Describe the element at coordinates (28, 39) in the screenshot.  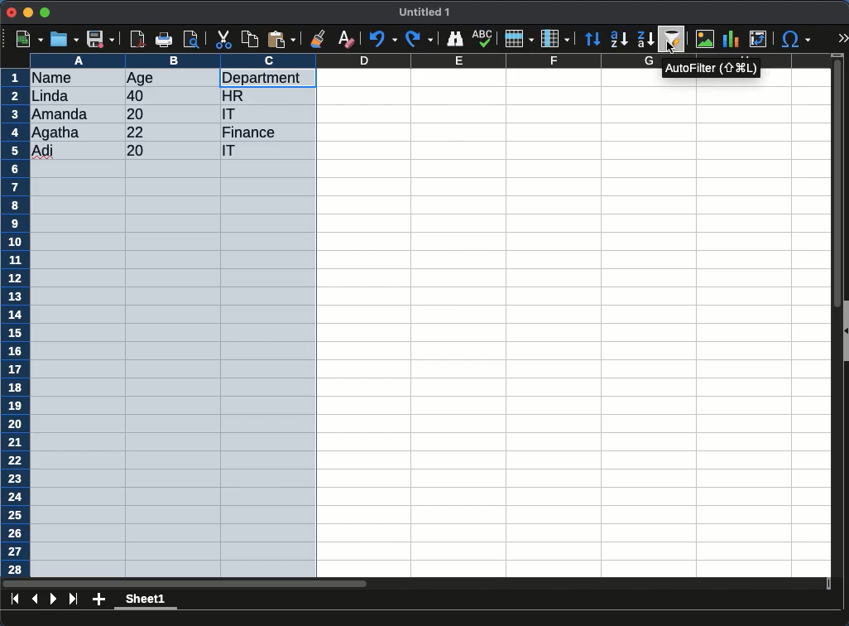
I see `new` at that location.